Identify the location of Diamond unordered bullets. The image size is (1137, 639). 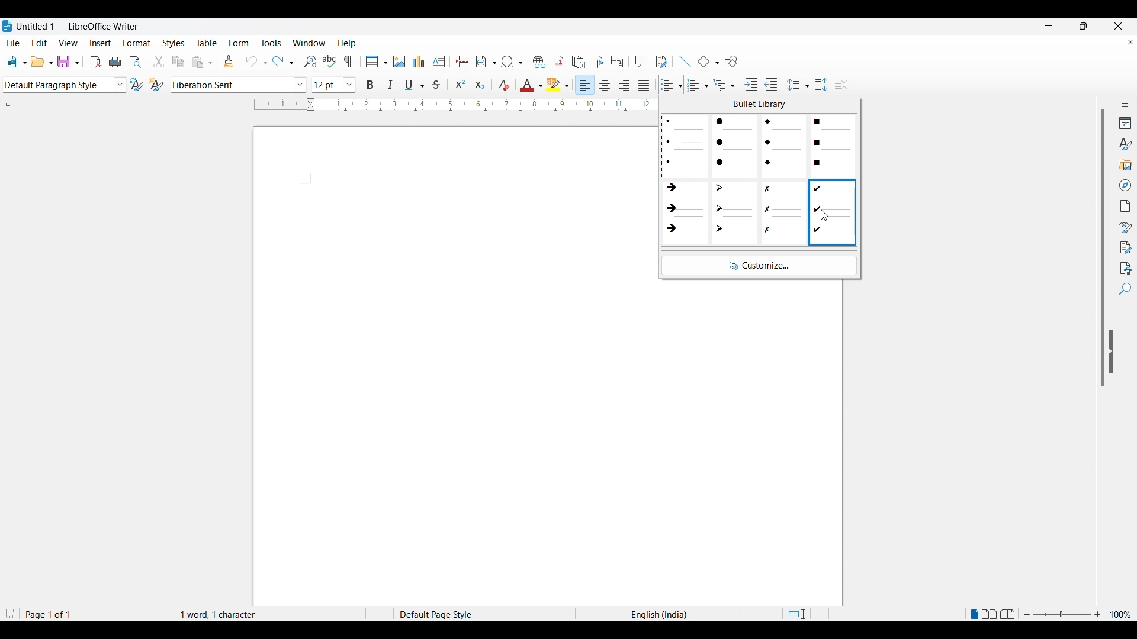
(785, 146).